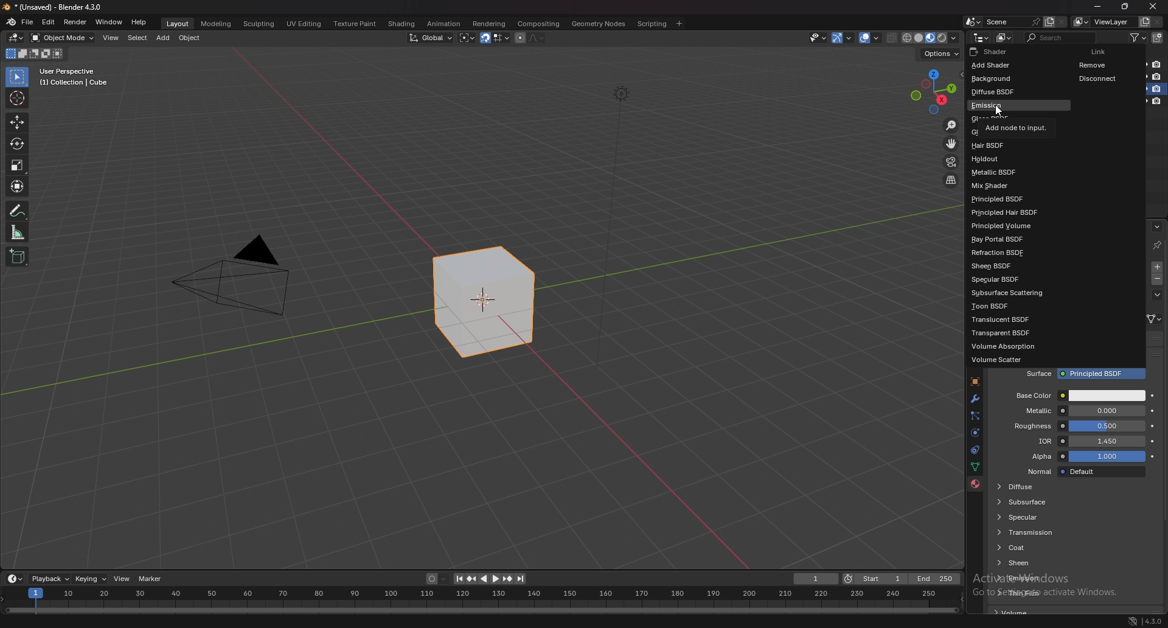 The image size is (1168, 628). I want to click on start 1, so click(875, 579).